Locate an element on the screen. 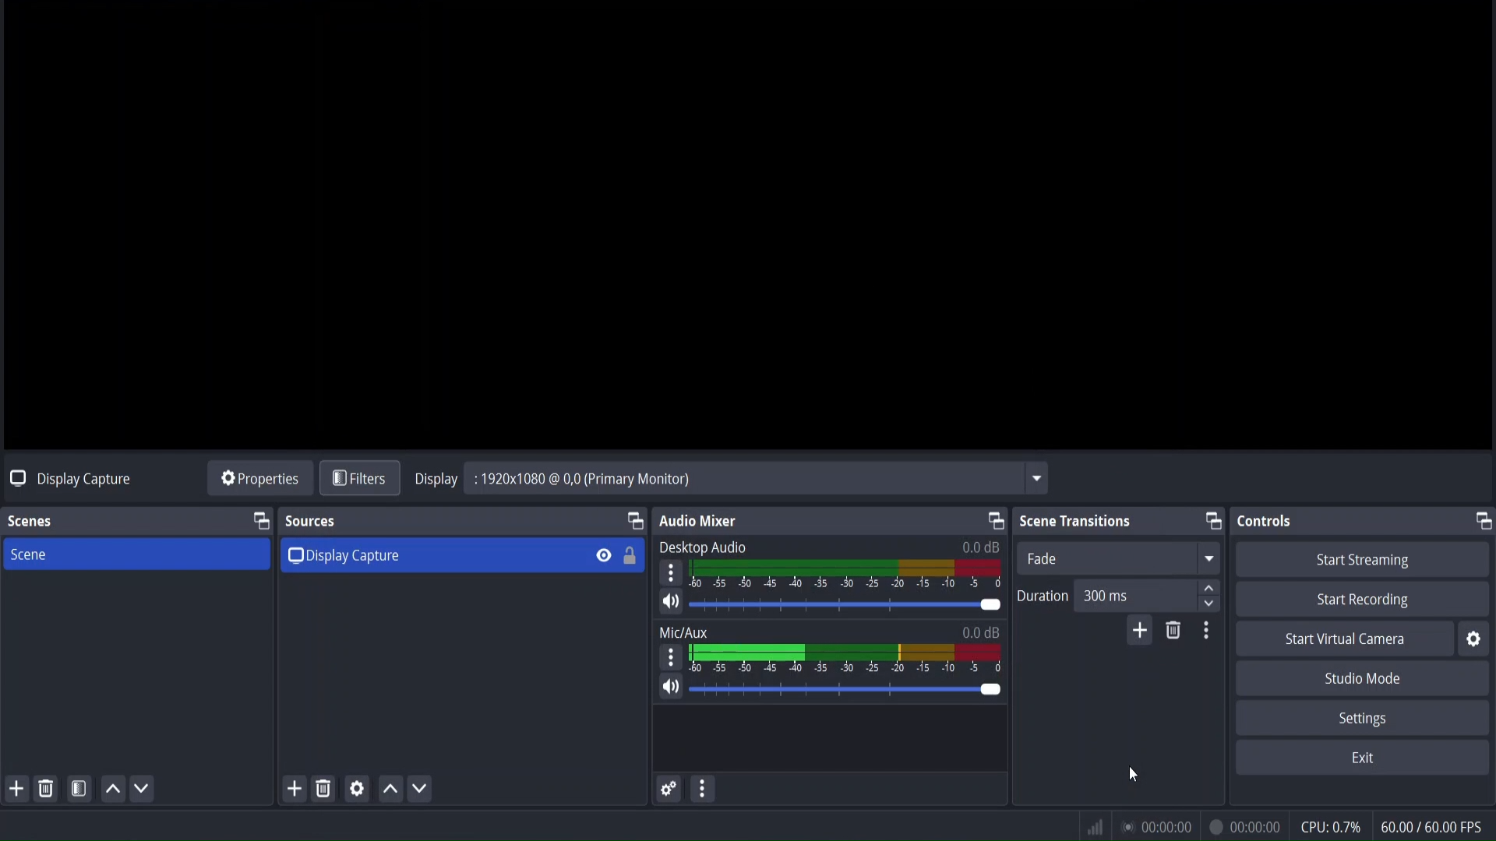 The height and width of the screenshot is (841, 1496). settings is located at coordinates (670, 658).